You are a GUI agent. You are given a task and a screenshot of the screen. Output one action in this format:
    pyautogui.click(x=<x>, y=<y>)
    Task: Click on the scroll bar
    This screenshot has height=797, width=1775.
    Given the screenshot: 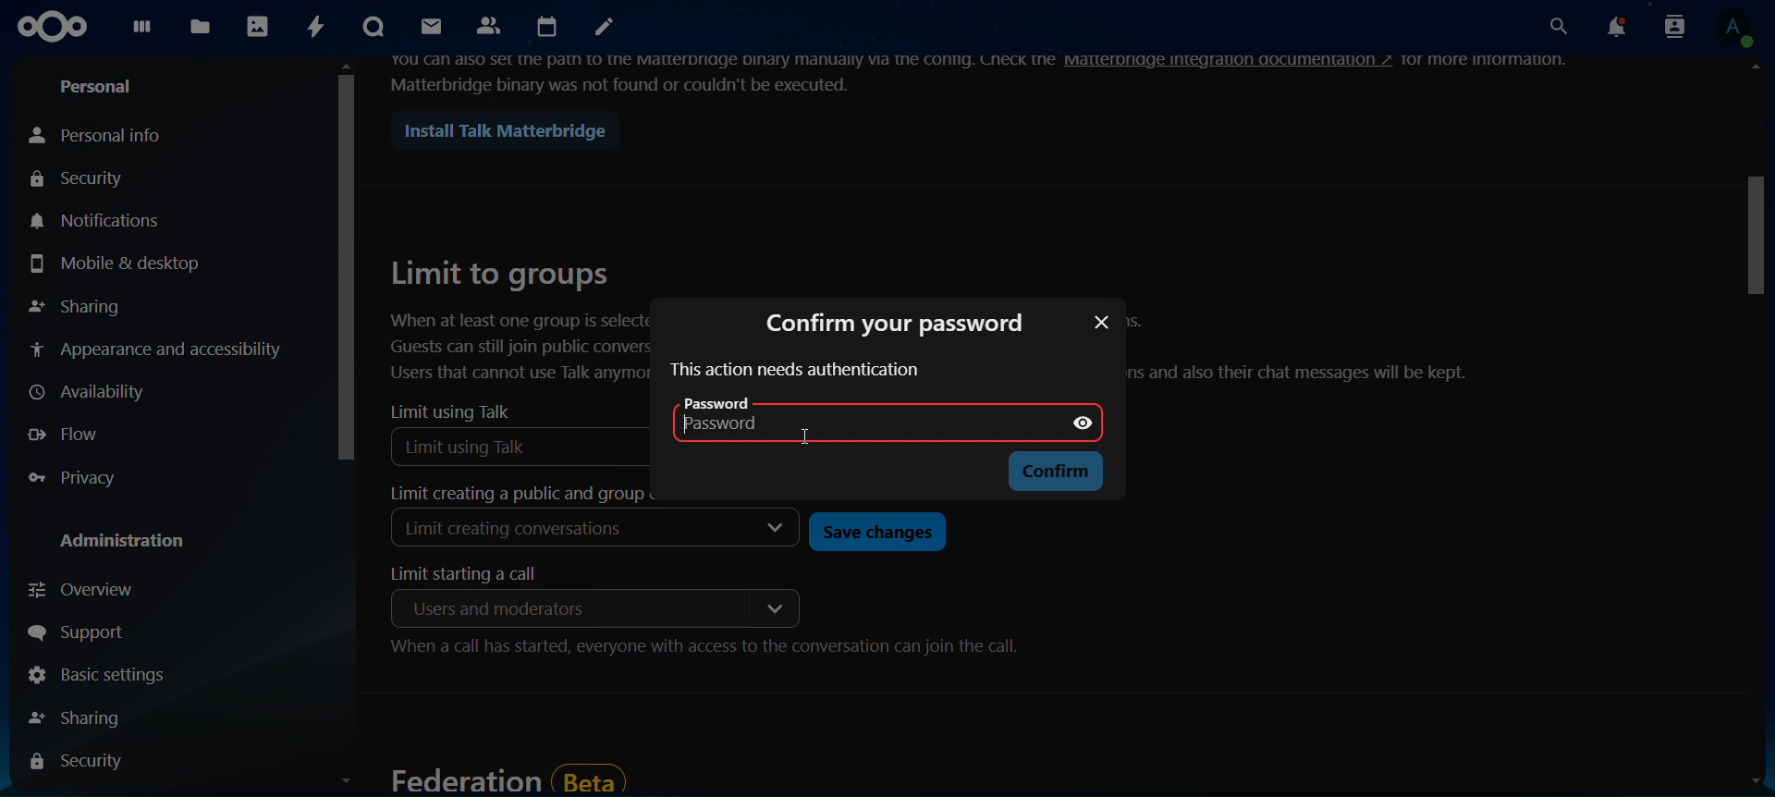 What is the action you would take?
    pyautogui.click(x=348, y=431)
    